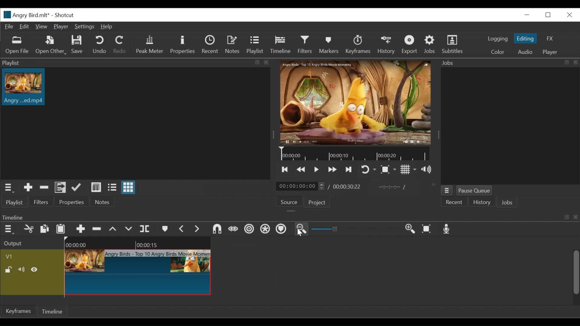 The image size is (580, 326). Describe the element at coordinates (115, 229) in the screenshot. I see `up` at that location.